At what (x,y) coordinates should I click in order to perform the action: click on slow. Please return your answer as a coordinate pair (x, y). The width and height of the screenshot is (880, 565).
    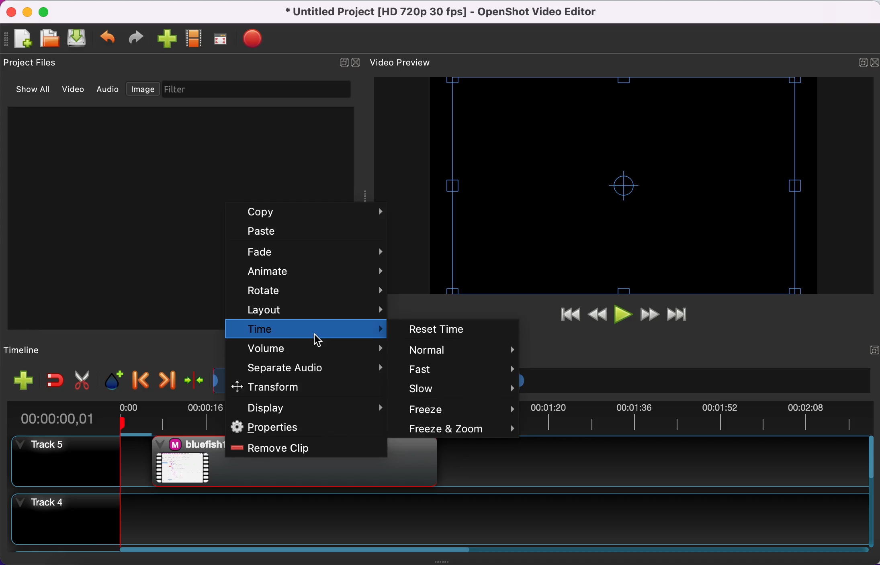
    Looking at the image, I should click on (462, 389).